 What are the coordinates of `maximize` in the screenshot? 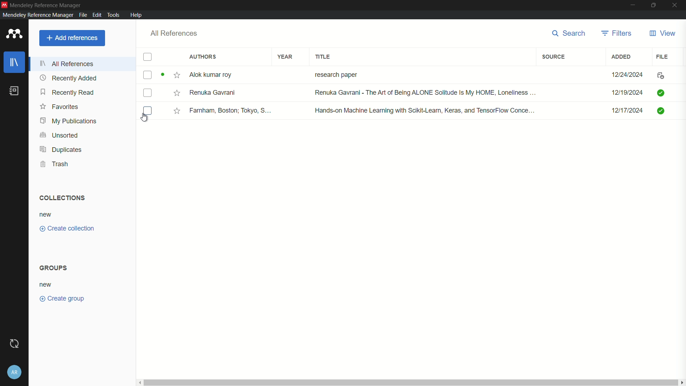 It's located at (652, 5).